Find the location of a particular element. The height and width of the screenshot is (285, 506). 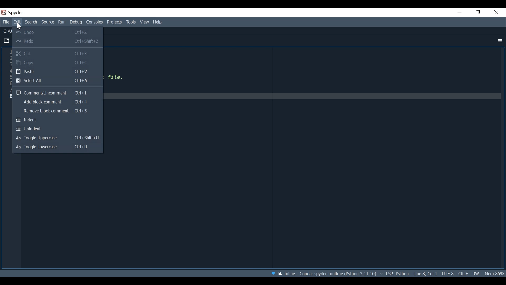

Copy is located at coordinates (36, 62).